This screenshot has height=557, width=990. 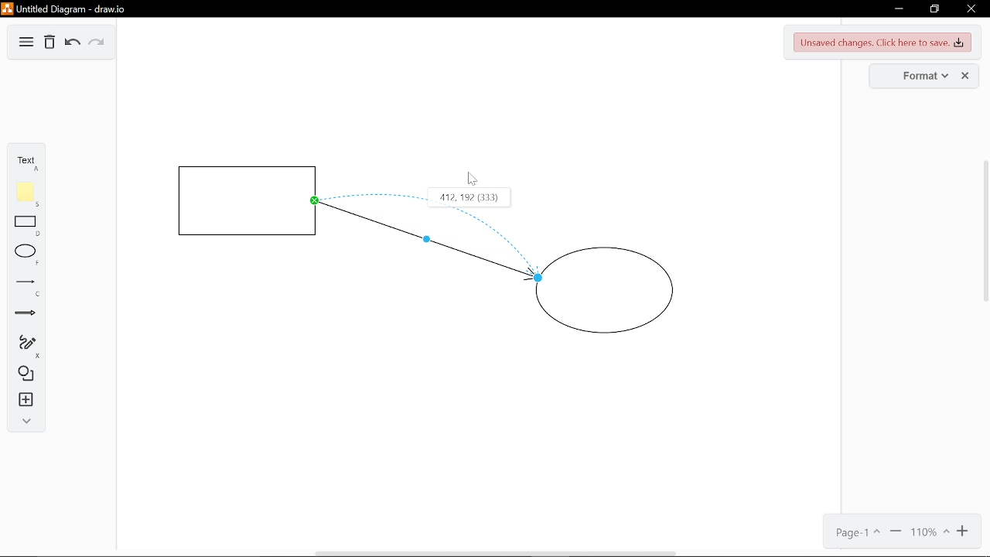 What do you see at coordinates (972, 8) in the screenshot?
I see `Close` at bounding box center [972, 8].